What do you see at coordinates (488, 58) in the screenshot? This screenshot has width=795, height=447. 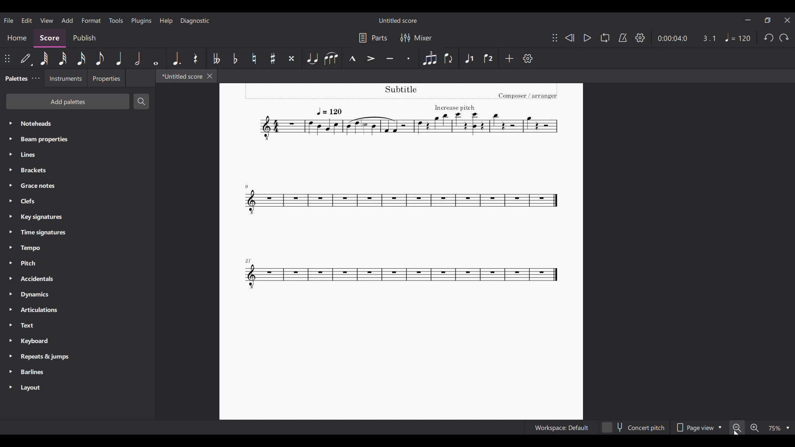 I see `Voice 2` at bounding box center [488, 58].